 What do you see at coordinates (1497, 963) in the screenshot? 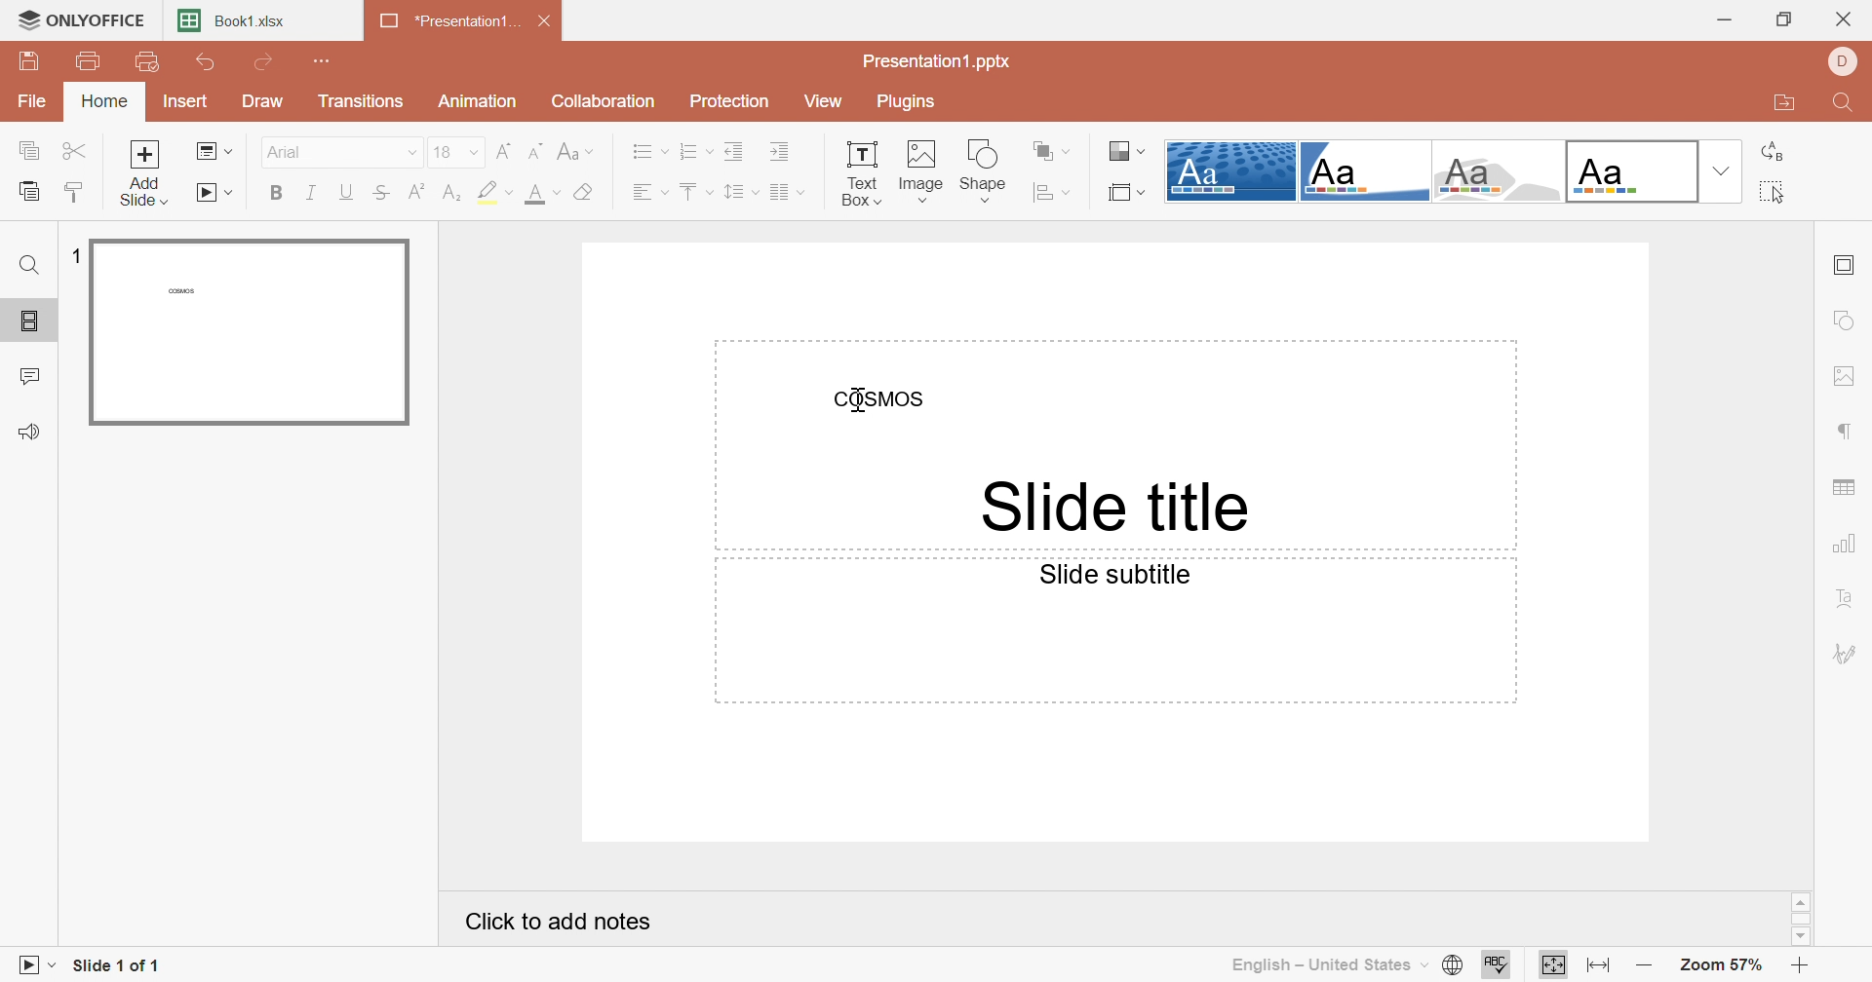
I see `Check spelling` at bounding box center [1497, 963].